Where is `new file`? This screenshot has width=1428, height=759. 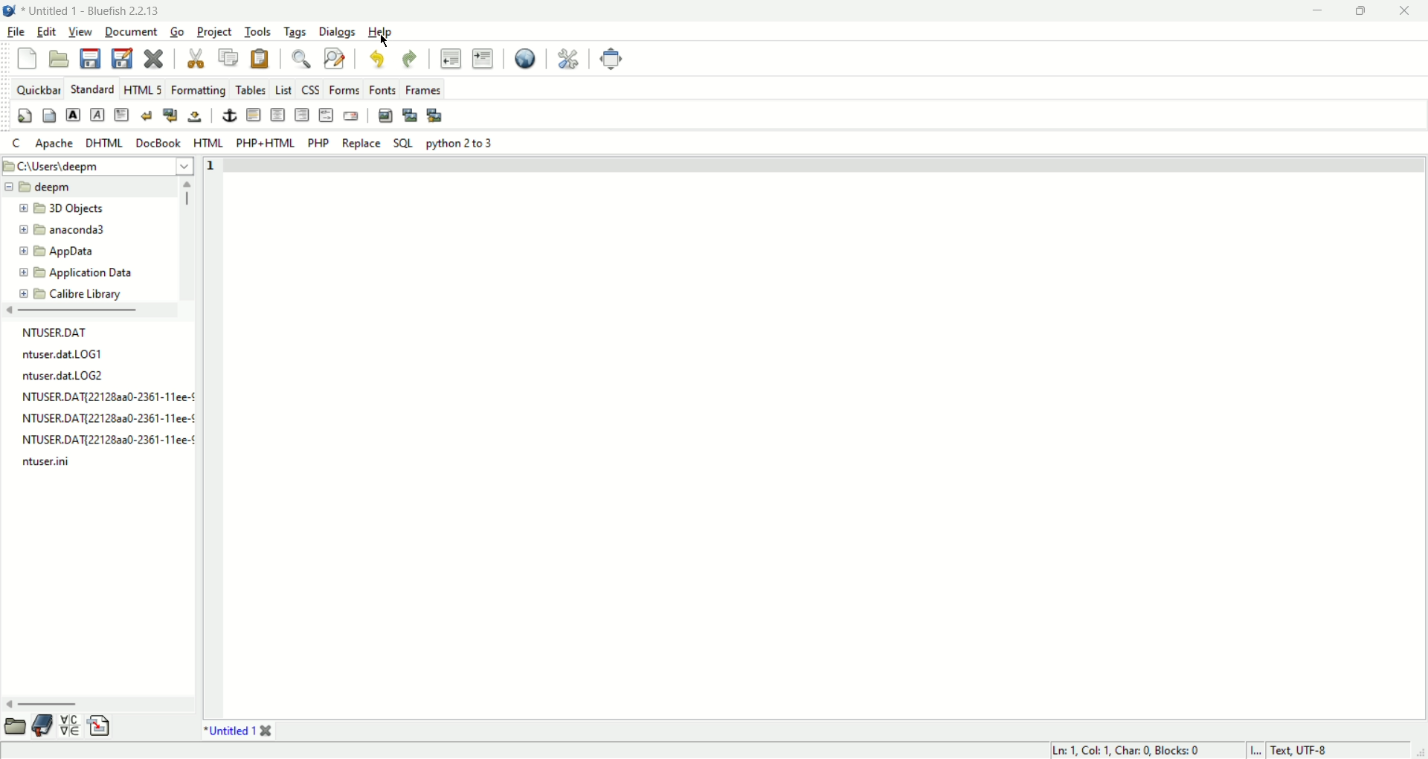 new file is located at coordinates (28, 58).